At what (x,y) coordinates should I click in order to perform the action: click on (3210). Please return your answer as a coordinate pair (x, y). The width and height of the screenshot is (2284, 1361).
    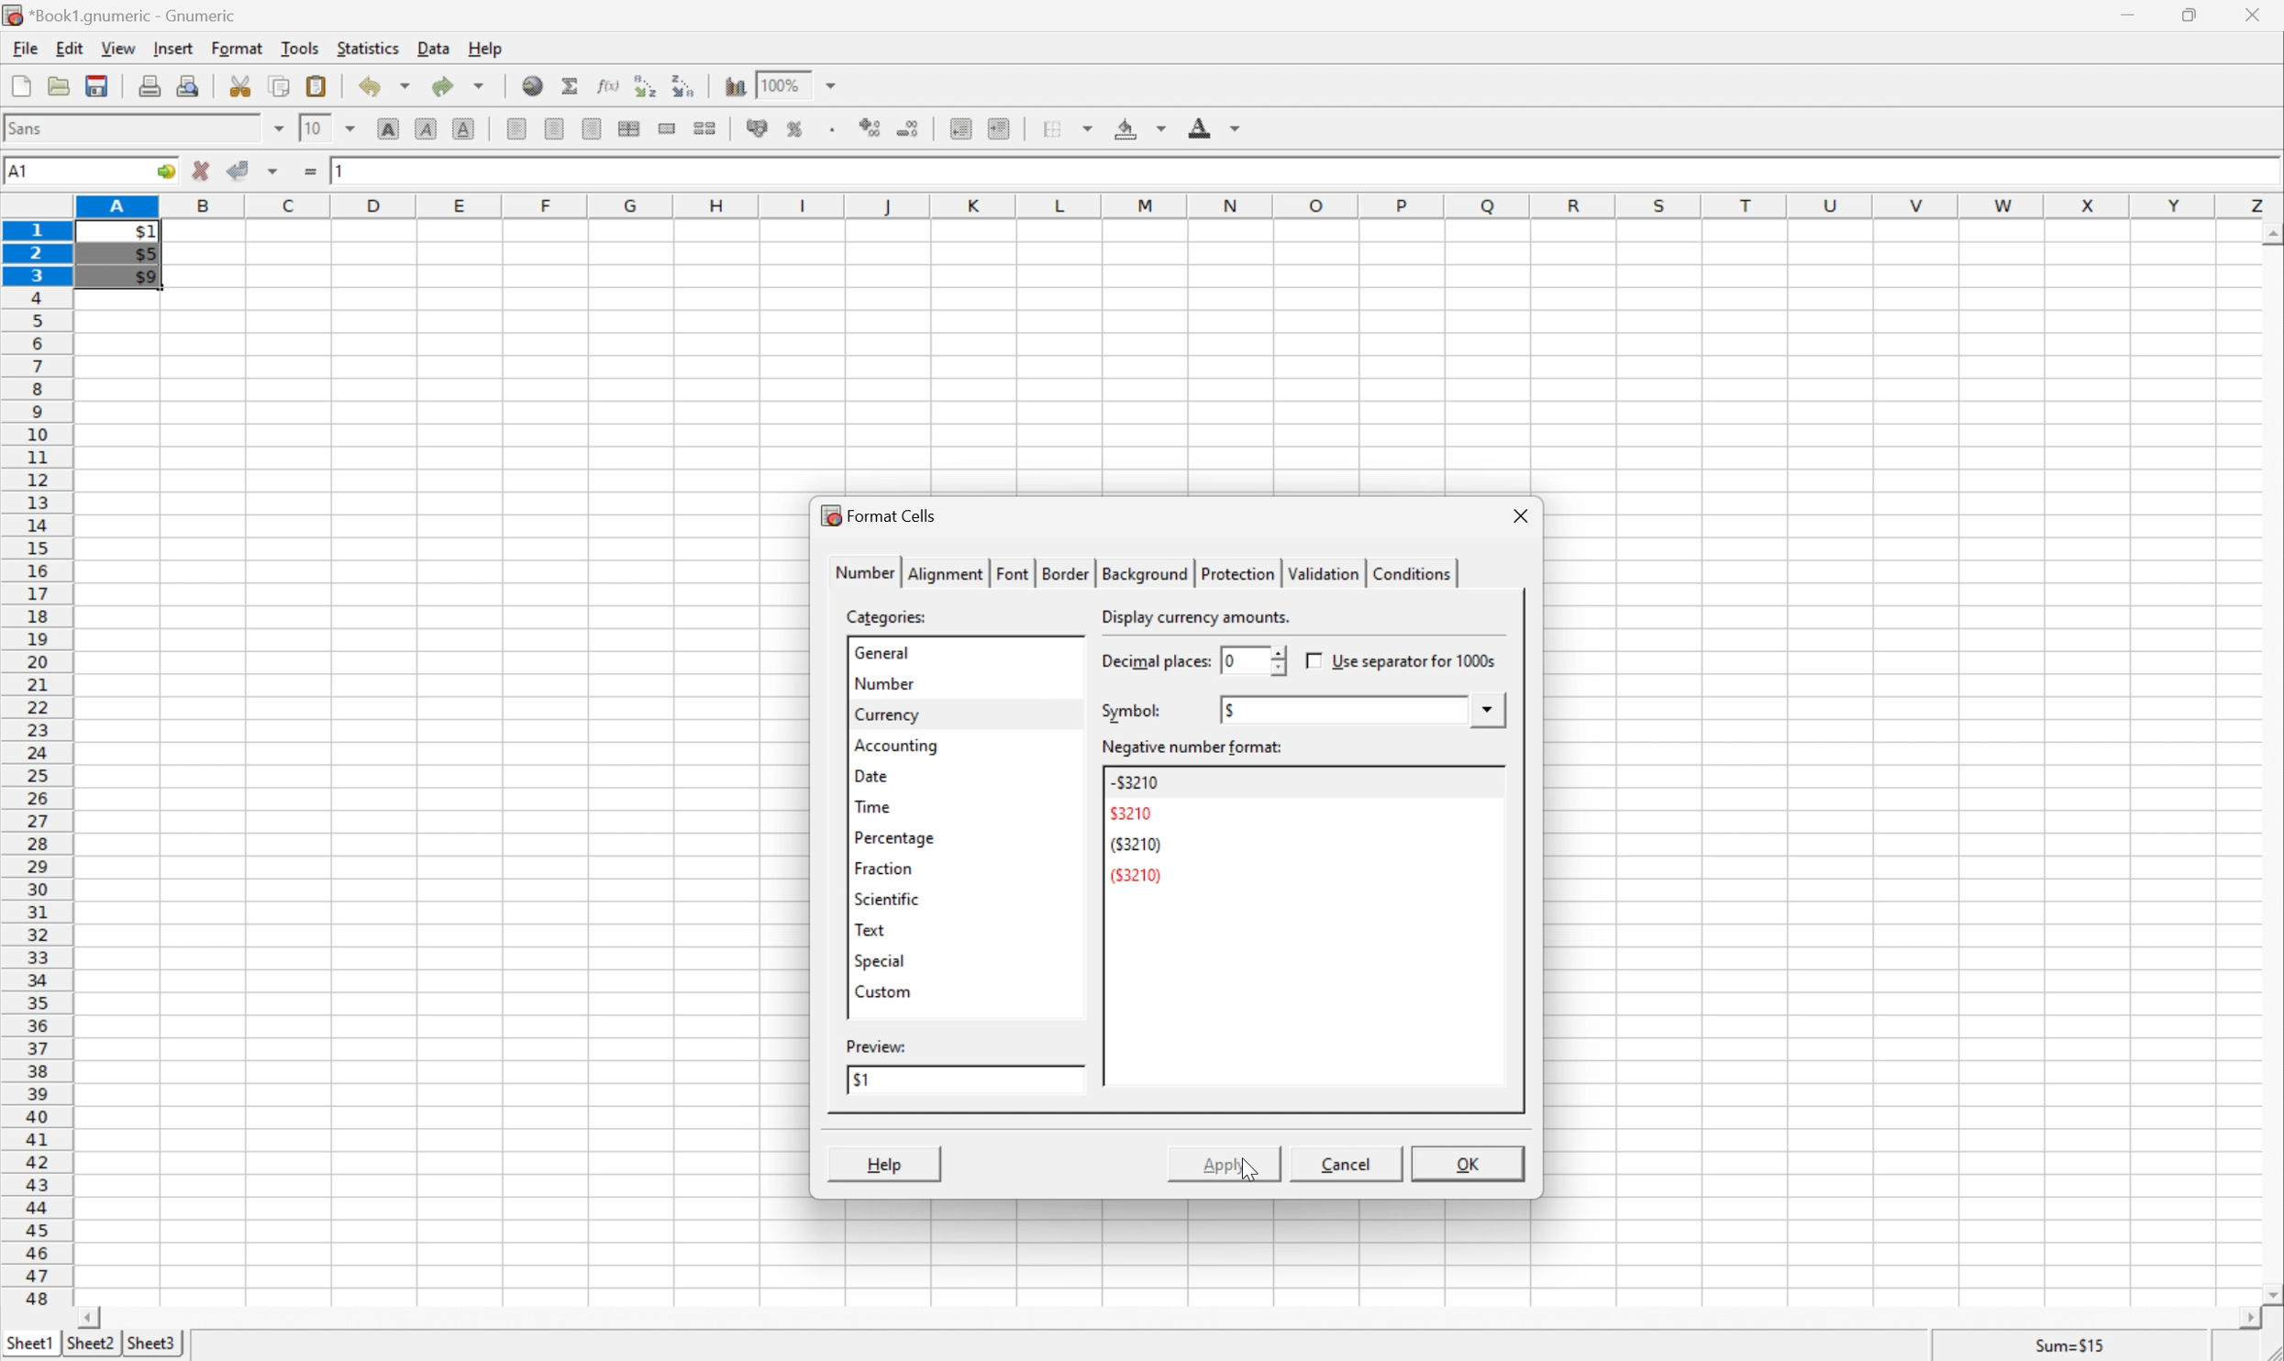
    Looking at the image, I should click on (1136, 875).